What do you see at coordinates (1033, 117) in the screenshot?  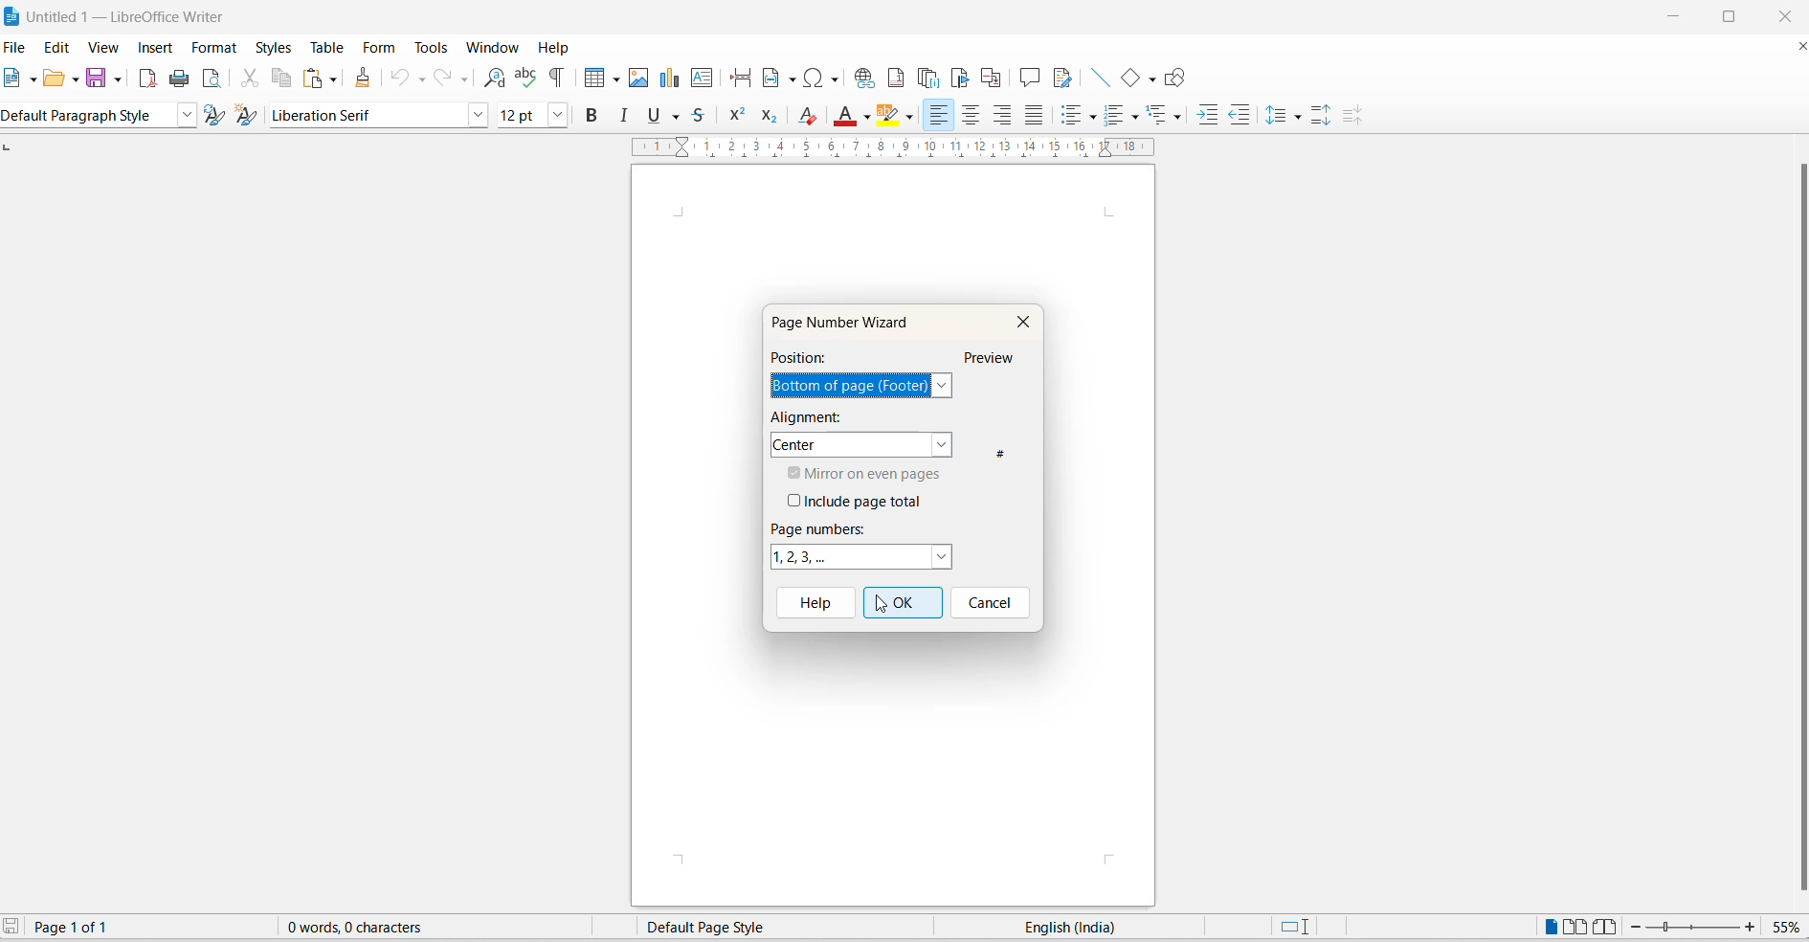 I see `justified` at bounding box center [1033, 117].